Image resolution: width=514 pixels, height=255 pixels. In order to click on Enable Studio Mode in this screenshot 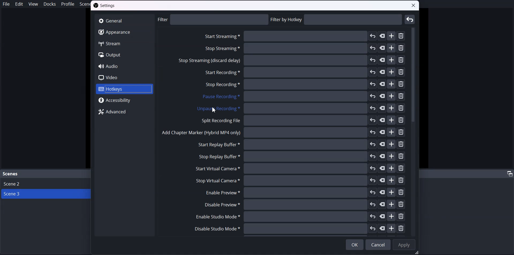, I will do `click(300, 217)`.